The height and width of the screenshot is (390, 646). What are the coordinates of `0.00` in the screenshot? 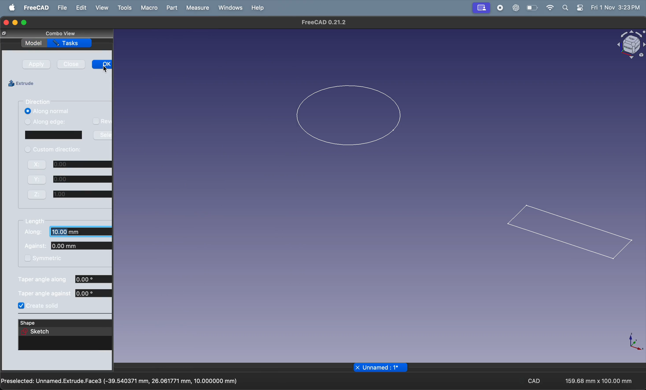 It's located at (83, 180).